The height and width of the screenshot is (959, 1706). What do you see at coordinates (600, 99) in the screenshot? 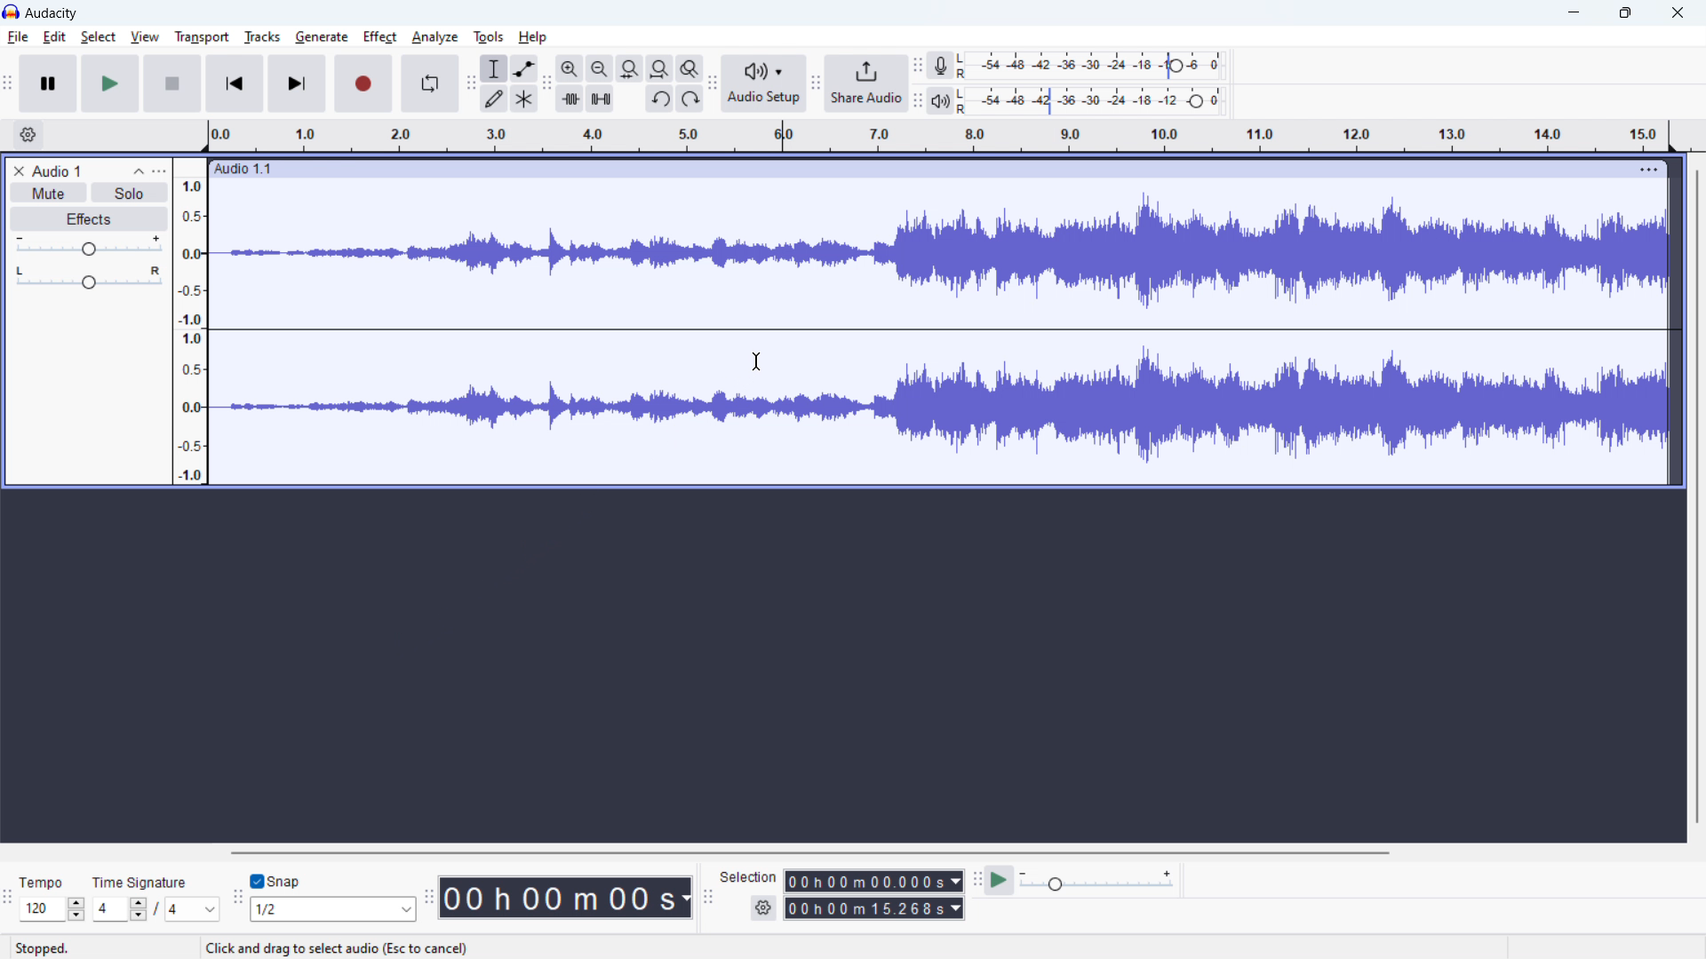
I see `silence audio selection` at bounding box center [600, 99].